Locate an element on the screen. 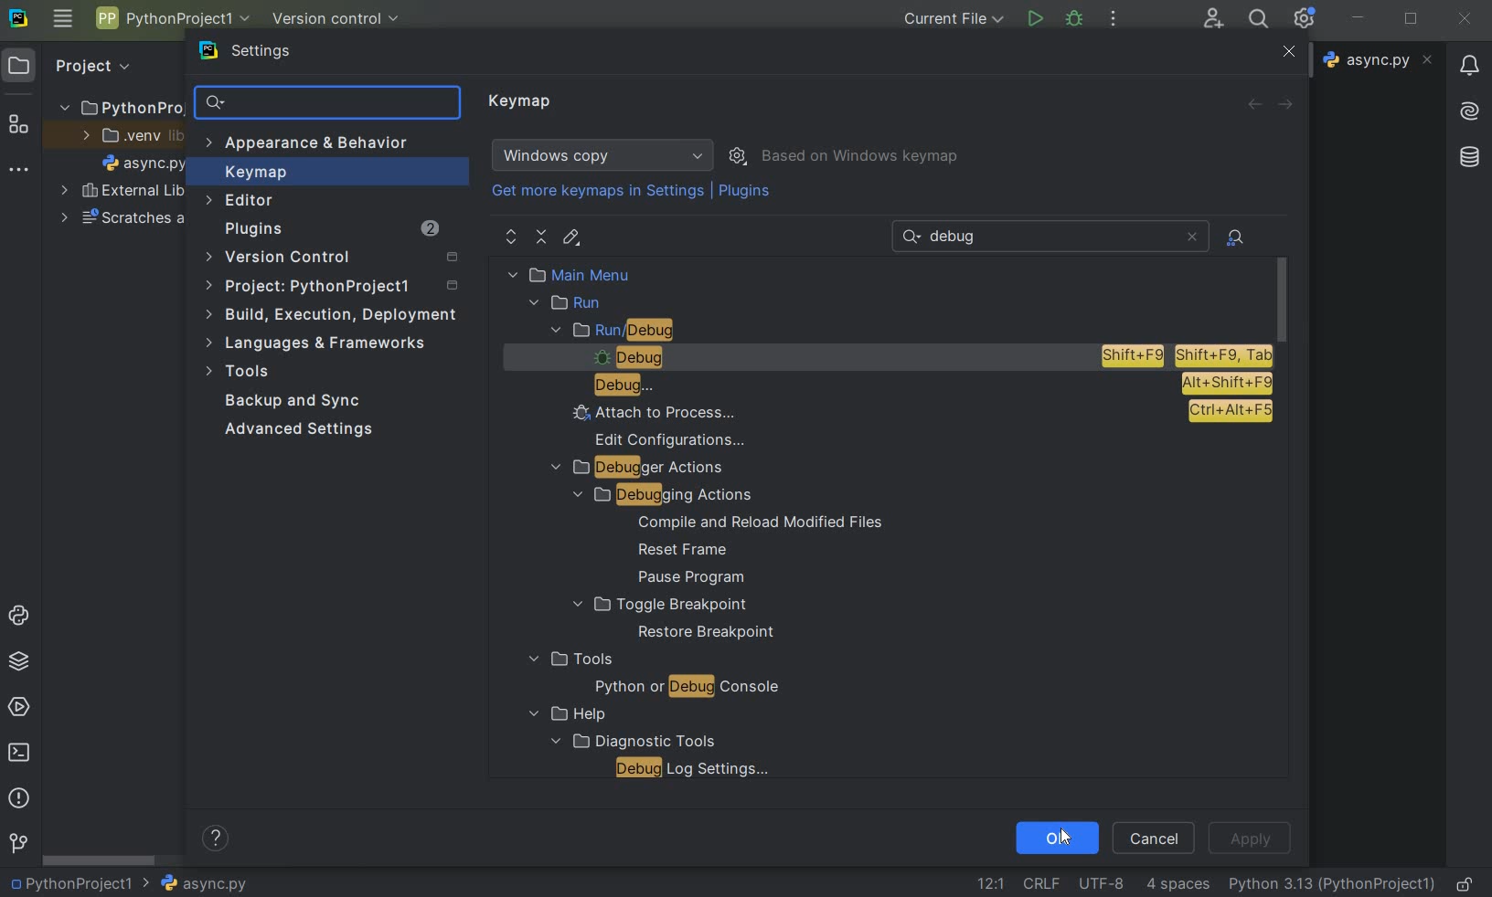  file actions by shortcuts is located at coordinates (1237, 237).